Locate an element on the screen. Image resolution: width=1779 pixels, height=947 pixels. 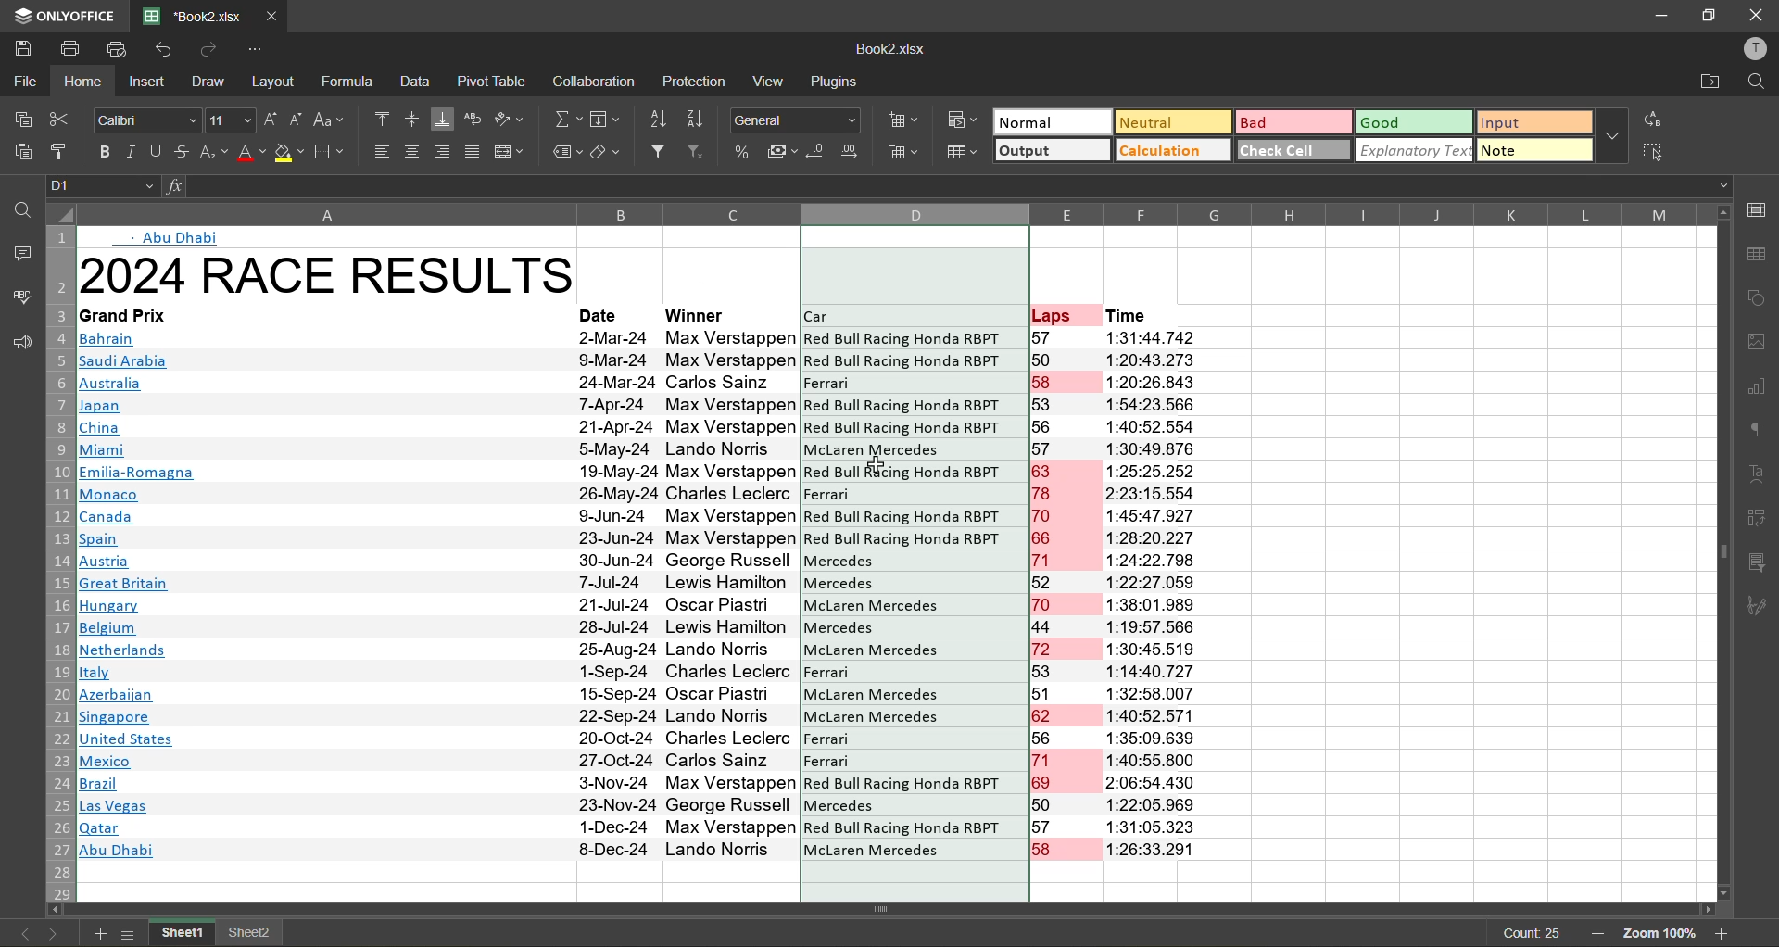
Abu Dhabi 8-Dec-24 Lando Norris McLaren Mercedes 58 1:26:33.291 is located at coordinates (645, 851).